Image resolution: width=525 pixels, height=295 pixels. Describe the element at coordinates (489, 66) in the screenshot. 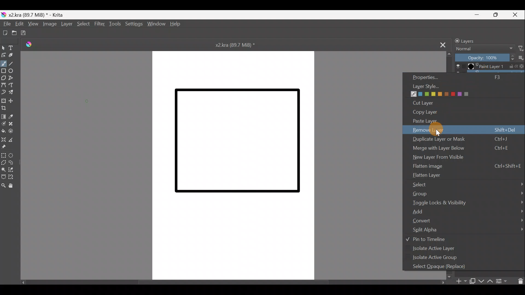

I see `Paint Layer 1` at that location.